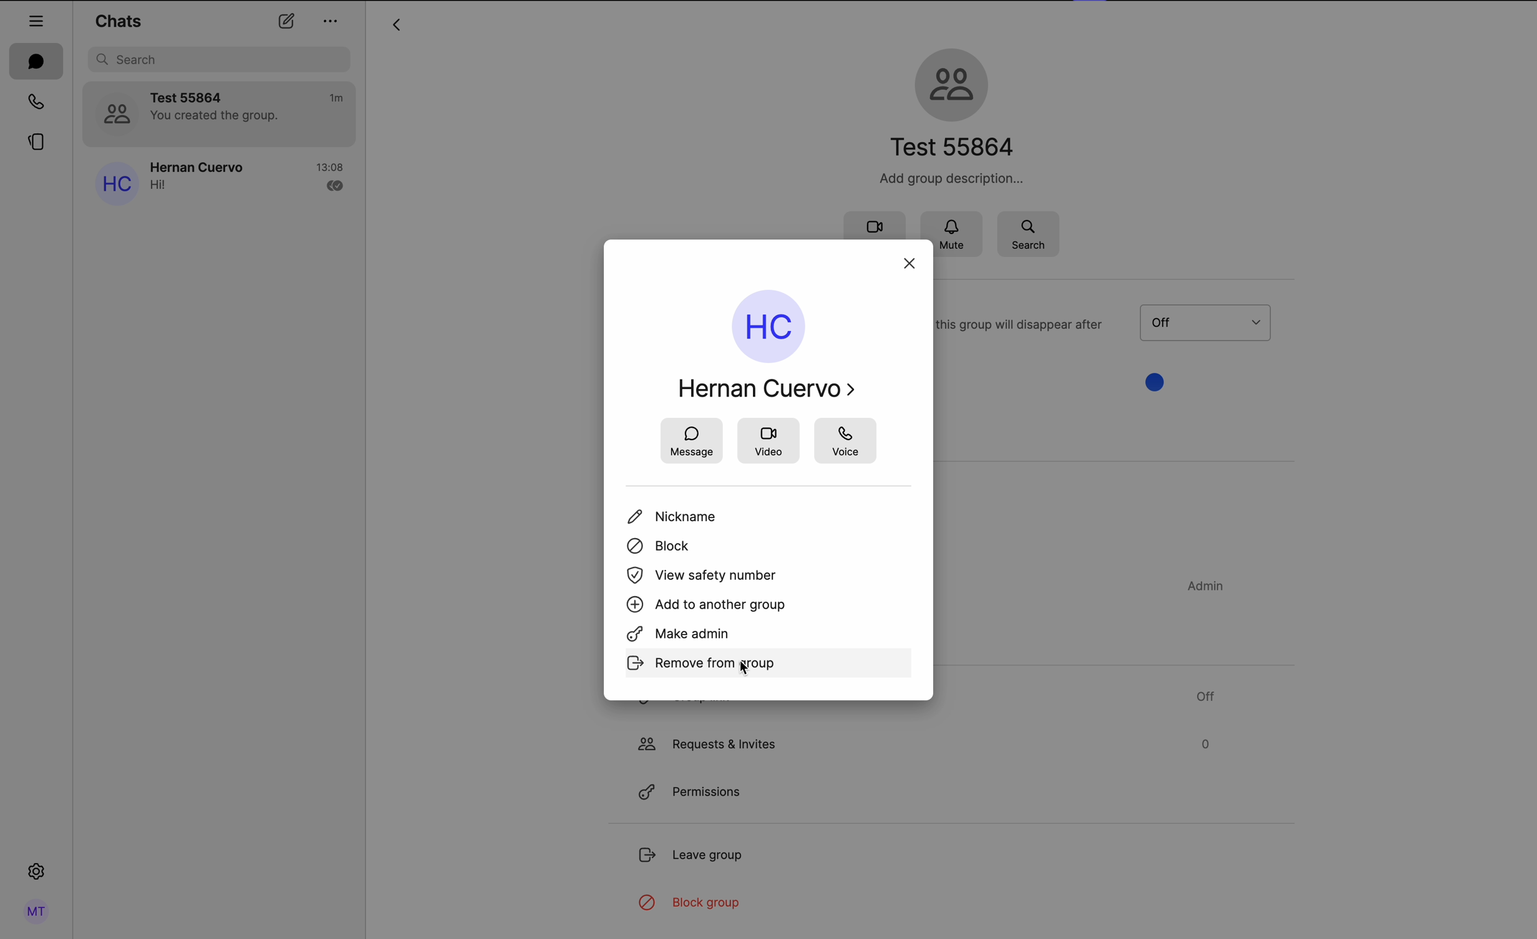 This screenshot has width=1537, height=939. Describe the element at coordinates (694, 858) in the screenshot. I see `leave group` at that location.